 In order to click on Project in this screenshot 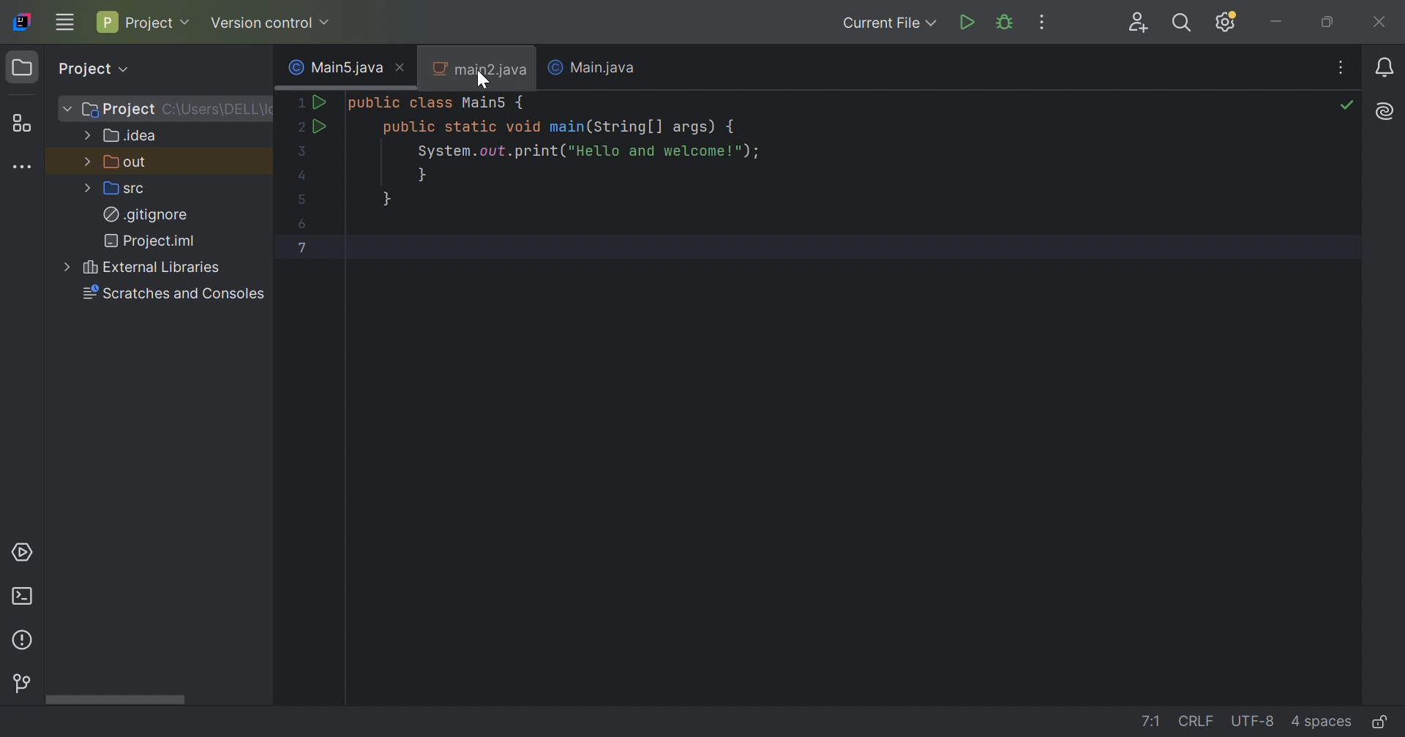, I will do `click(145, 20)`.